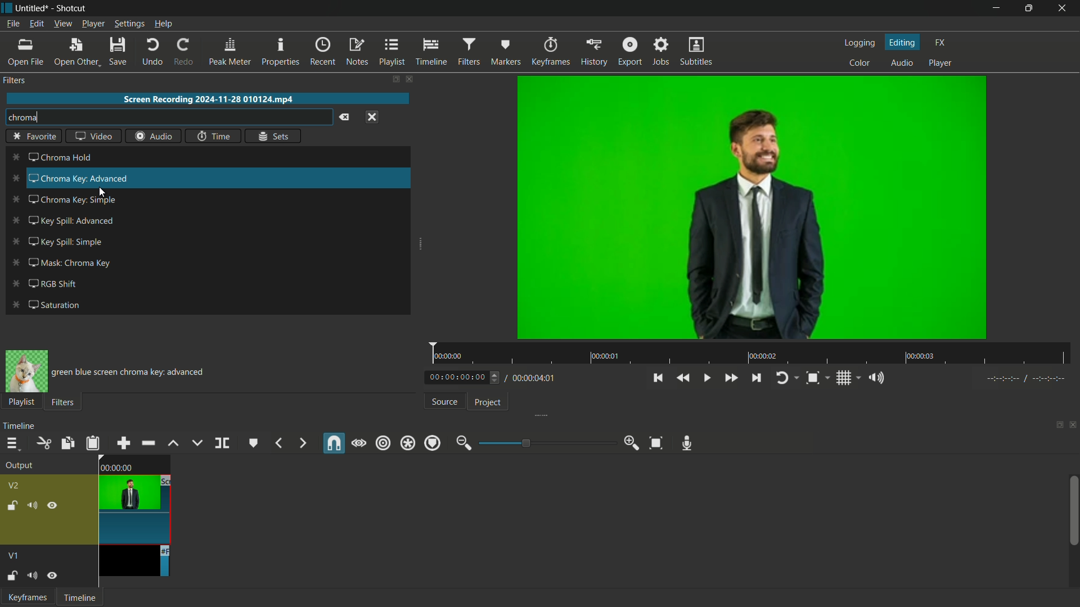 The height and width of the screenshot is (607, 1080). Describe the element at coordinates (10, 443) in the screenshot. I see `timeline menu` at that location.